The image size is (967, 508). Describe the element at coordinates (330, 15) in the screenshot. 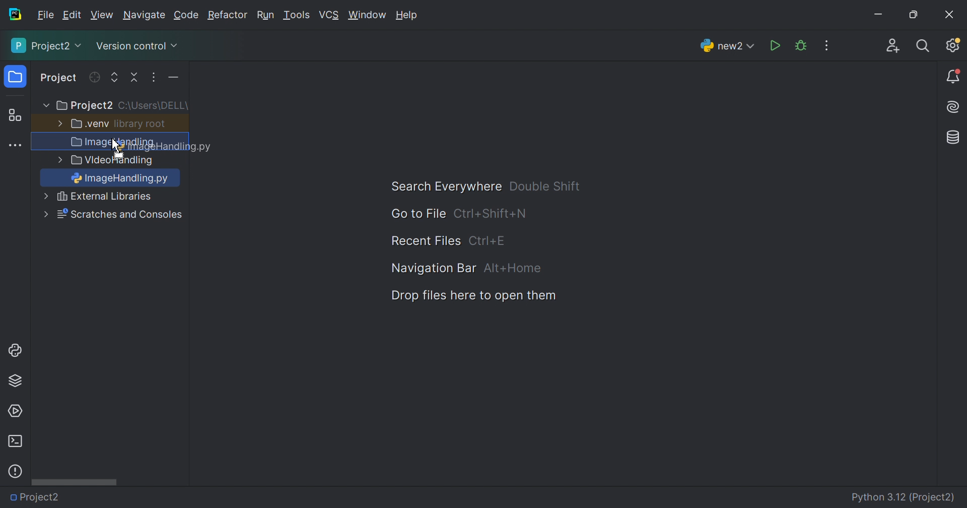

I see `VCS` at that location.